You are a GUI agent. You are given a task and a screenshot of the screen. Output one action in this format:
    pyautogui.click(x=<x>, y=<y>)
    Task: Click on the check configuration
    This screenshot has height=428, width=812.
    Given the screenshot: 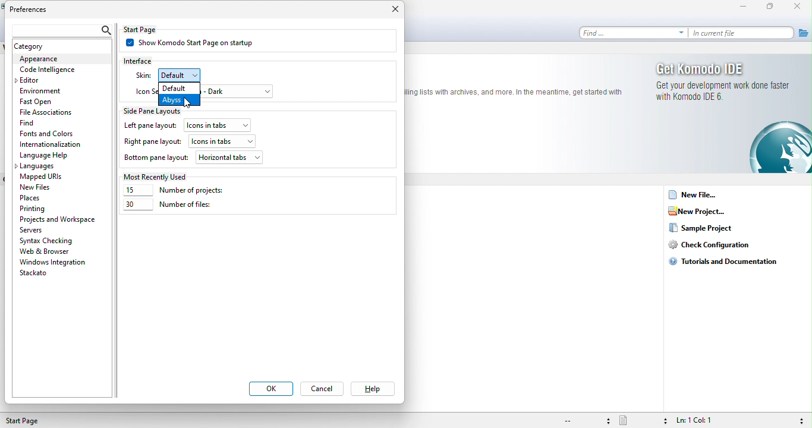 What is the action you would take?
    pyautogui.click(x=715, y=246)
    